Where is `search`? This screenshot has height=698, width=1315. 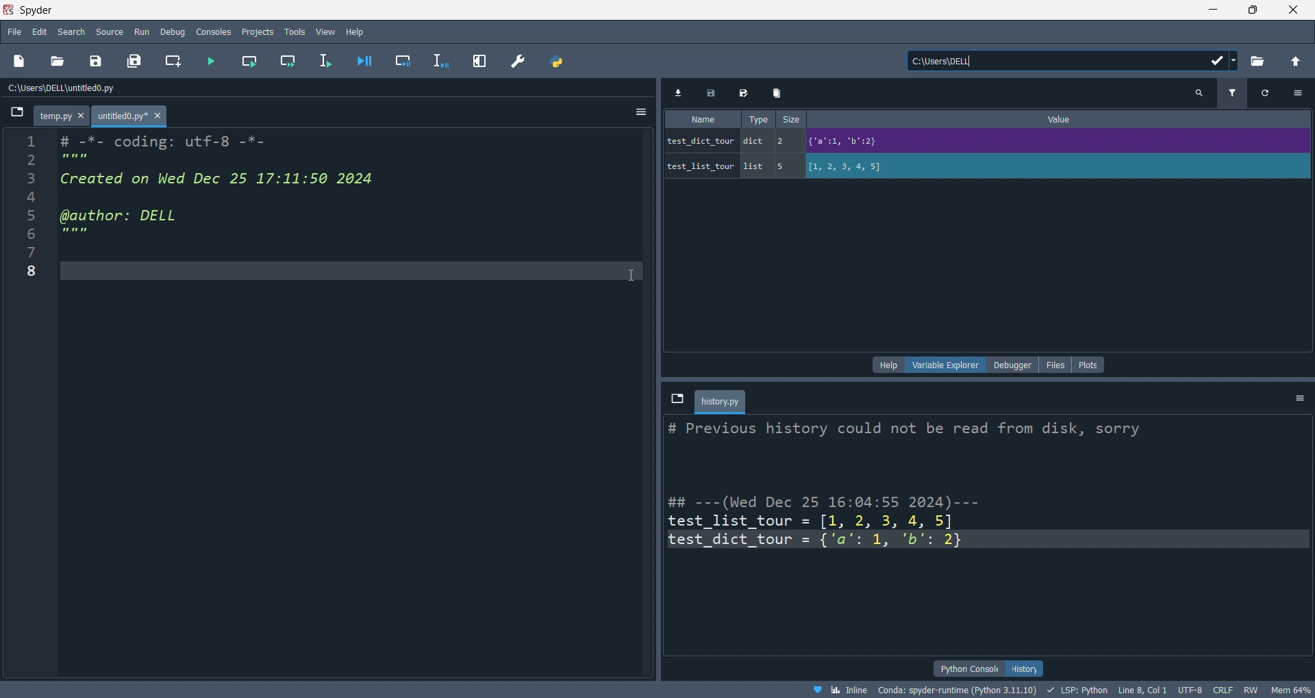
search is located at coordinates (1199, 94).